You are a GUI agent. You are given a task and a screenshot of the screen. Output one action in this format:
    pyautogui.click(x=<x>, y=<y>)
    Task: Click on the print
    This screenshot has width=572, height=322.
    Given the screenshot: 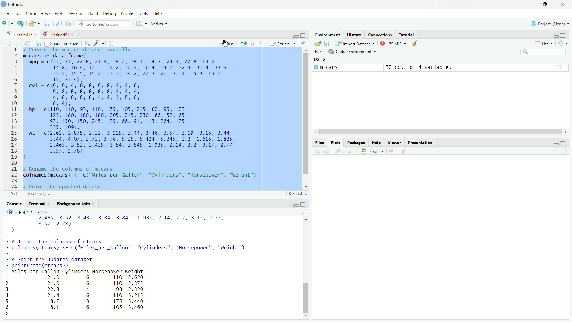 What is the action you would take?
    pyautogui.click(x=68, y=24)
    